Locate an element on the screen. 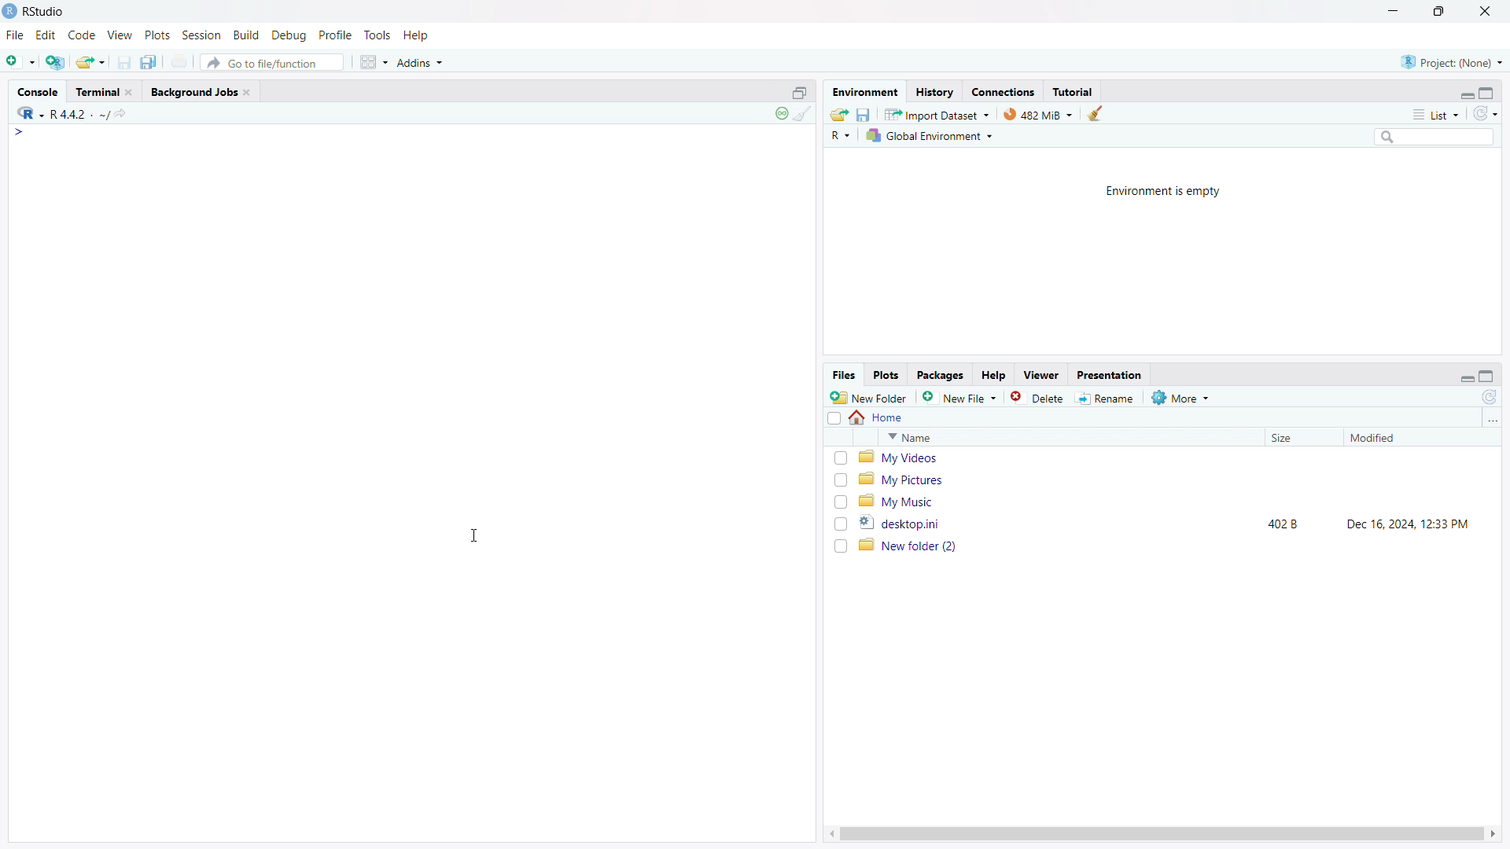 The height and width of the screenshot is (849, 1510). create a project is located at coordinates (56, 61).